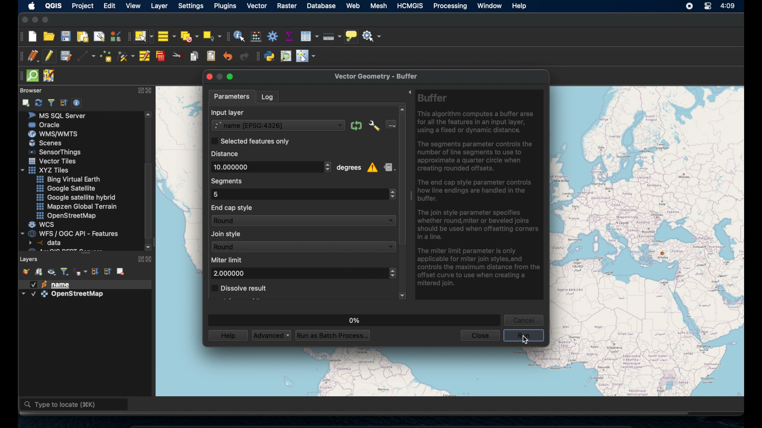 This screenshot has width=762, height=428. I want to click on apple icon, so click(30, 6).